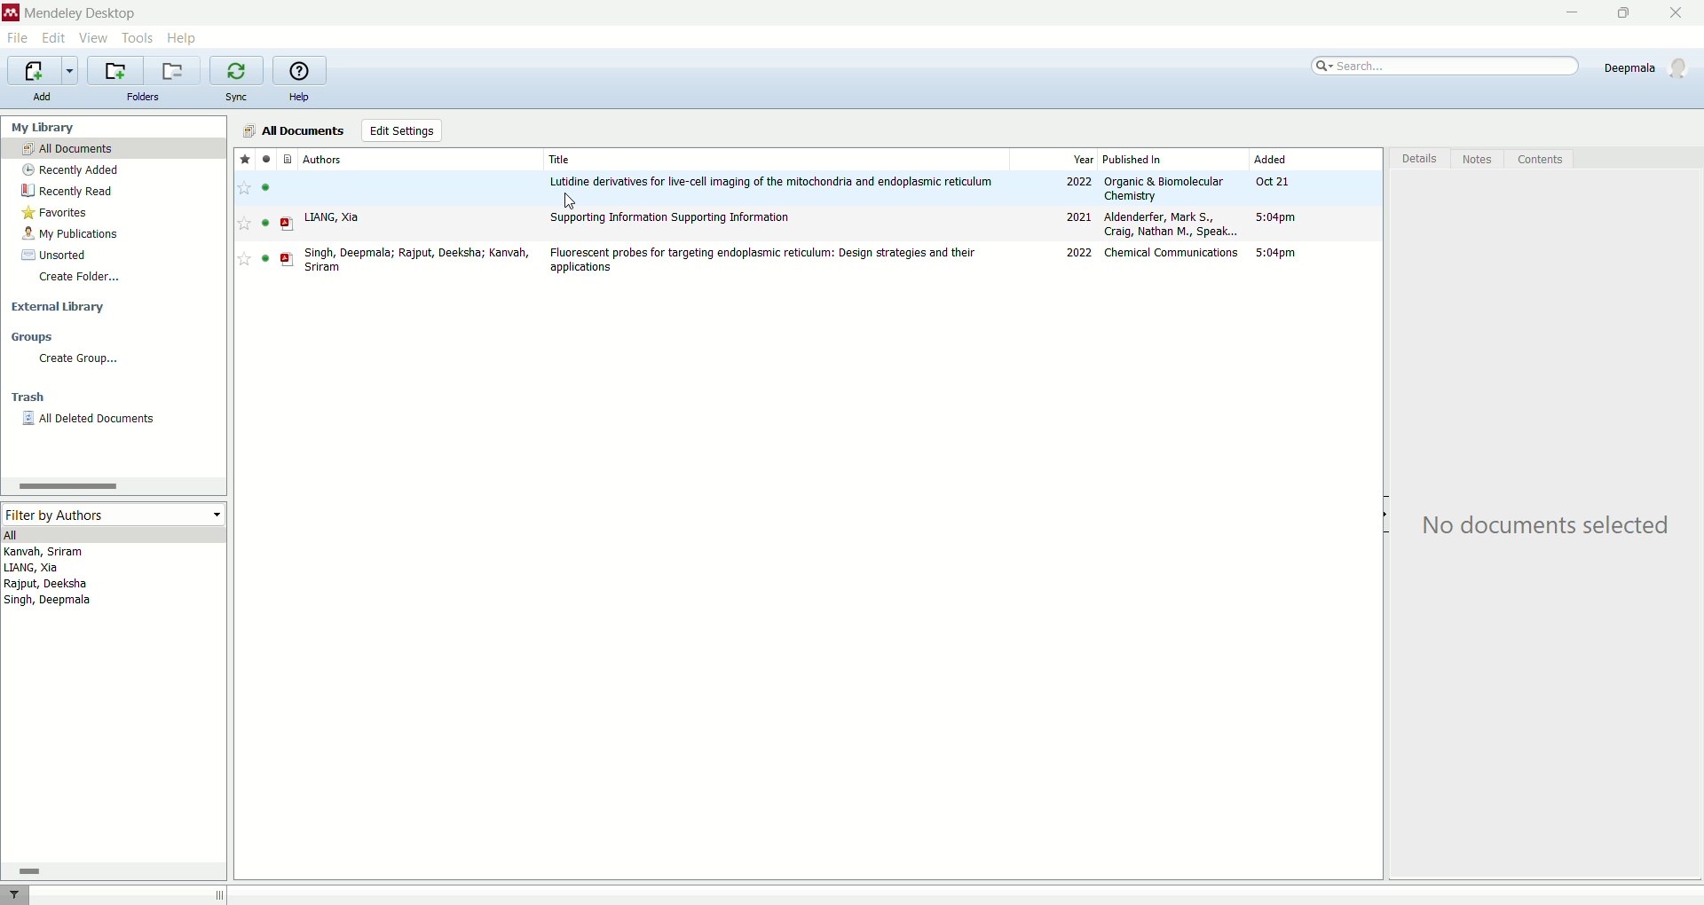 This screenshot has width=1704, height=905. I want to click on filter, so click(15, 894).